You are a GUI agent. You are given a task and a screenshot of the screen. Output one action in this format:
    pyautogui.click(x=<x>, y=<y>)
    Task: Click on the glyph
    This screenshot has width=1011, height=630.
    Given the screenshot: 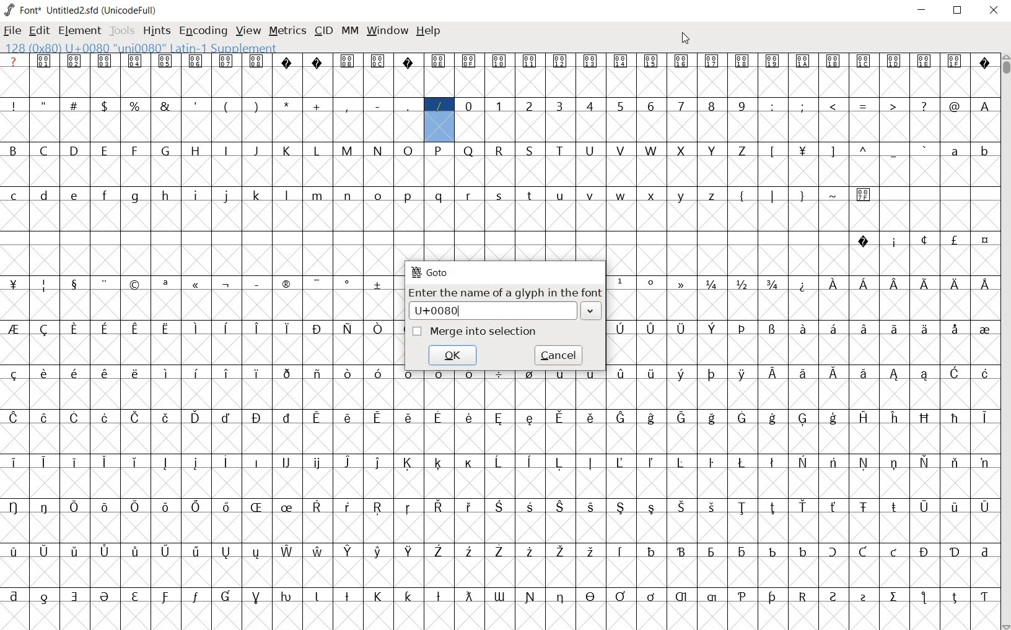 What is the action you would take?
    pyautogui.click(x=772, y=106)
    